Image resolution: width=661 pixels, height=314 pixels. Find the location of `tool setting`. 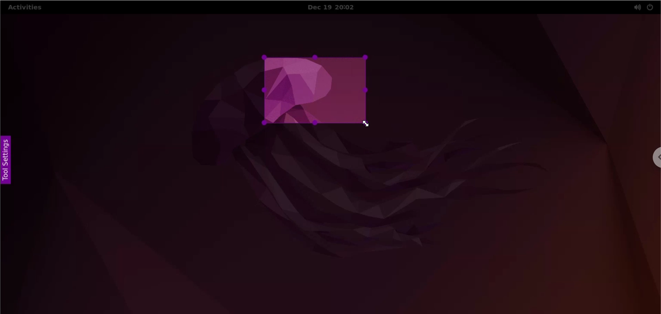

tool setting is located at coordinates (9, 158).